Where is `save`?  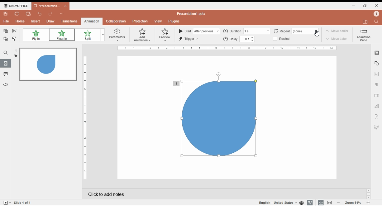
save is located at coordinates (6, 14).